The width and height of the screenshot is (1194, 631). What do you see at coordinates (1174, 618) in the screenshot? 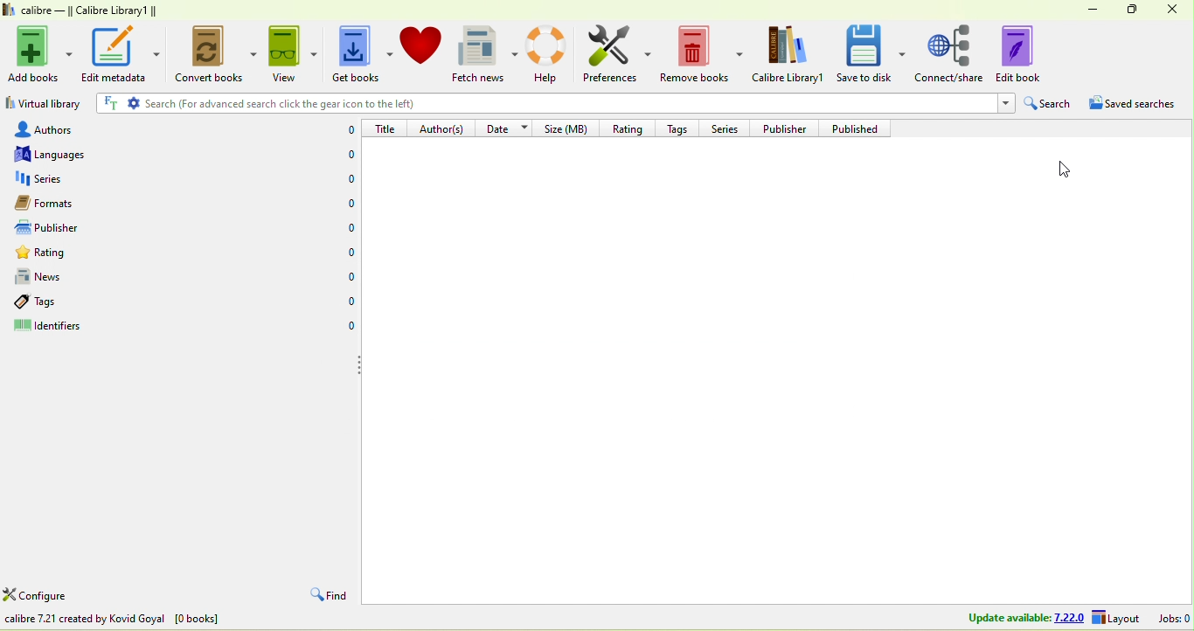
I see `jobs 0` at bounding box center [1174, 618].